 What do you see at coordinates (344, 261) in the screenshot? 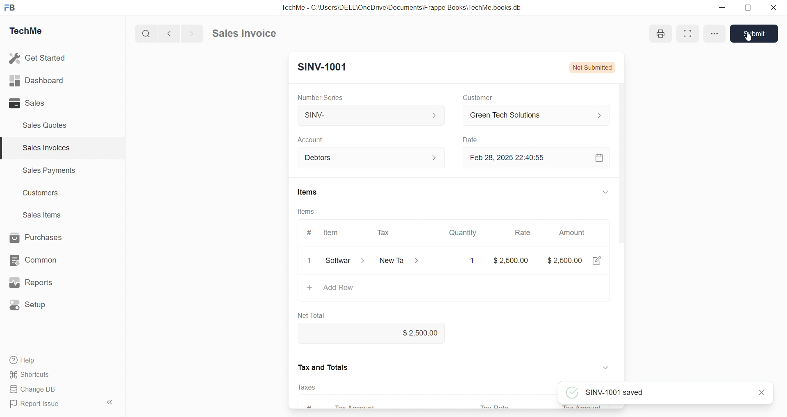
I see `Software` at bounding box center [344, 261].